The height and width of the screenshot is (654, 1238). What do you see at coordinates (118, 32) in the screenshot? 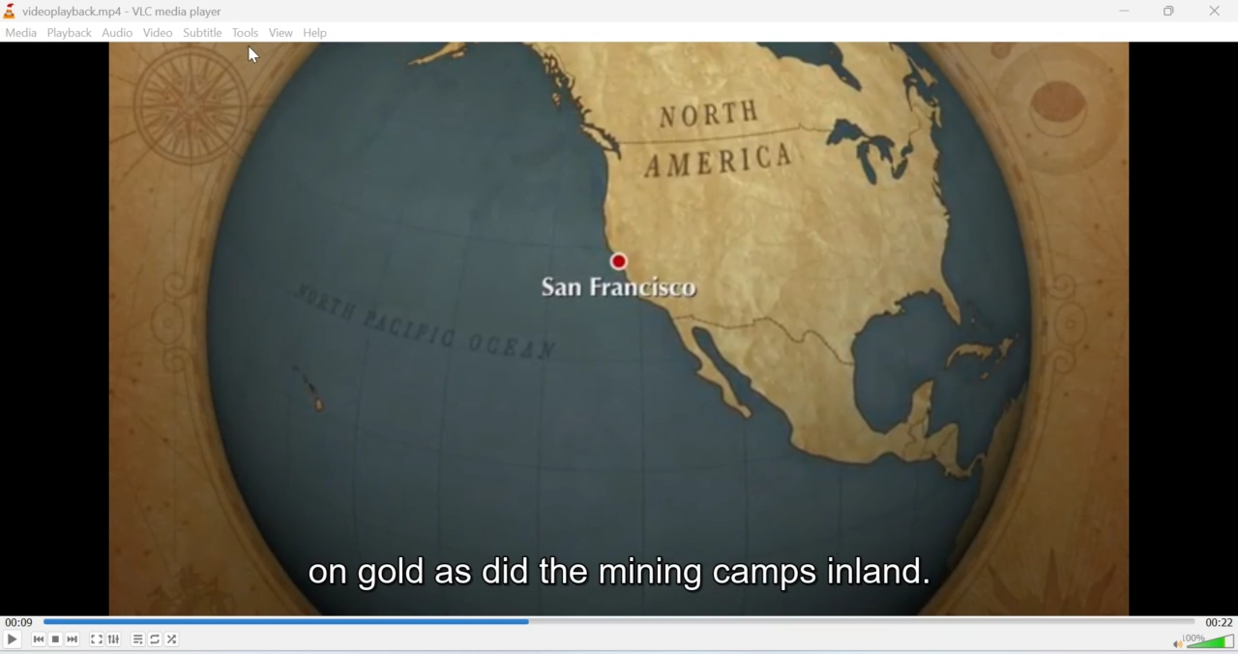
I see `Audio` at bounding box center [118, 32].